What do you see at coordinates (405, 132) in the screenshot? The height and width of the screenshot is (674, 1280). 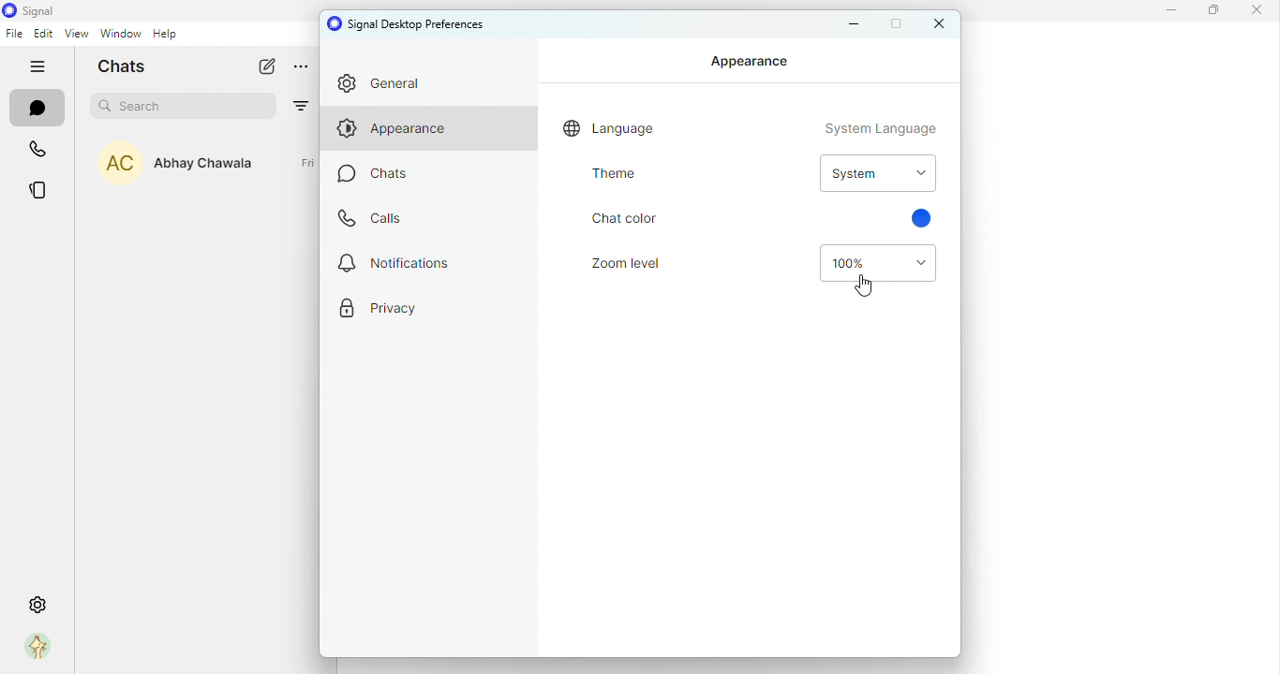 I see `appearance` at bounding box center [405, 132].